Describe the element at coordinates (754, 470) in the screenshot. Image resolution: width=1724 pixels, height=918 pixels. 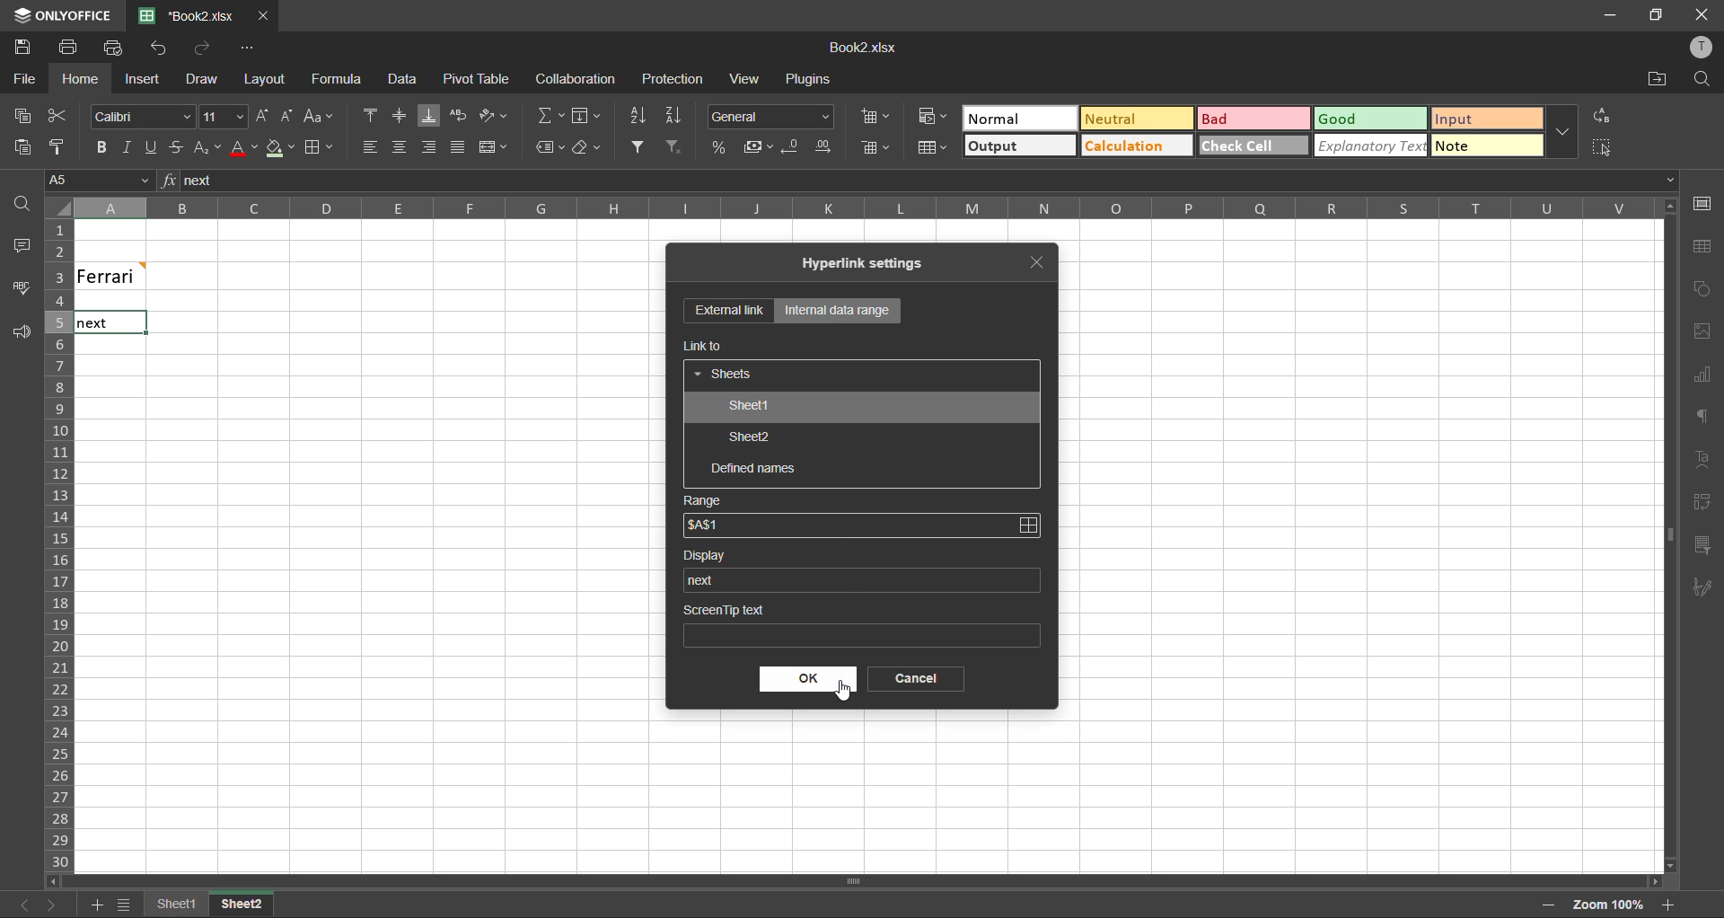
I see `defined names` at that location.